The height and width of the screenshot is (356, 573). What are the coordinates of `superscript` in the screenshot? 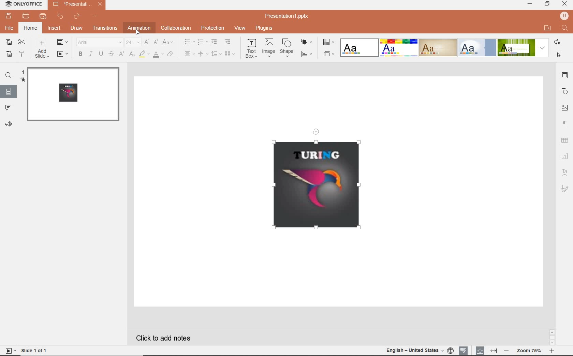 It's located at (122, 54).